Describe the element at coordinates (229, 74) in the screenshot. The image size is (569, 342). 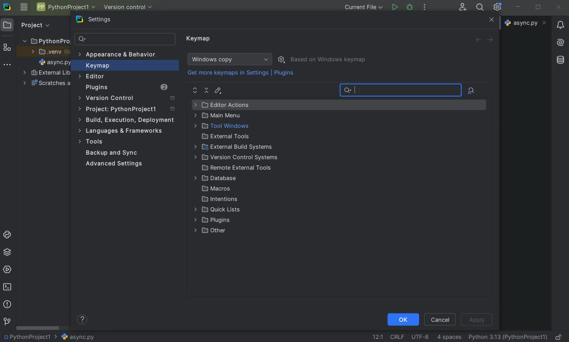
I see `get more keymaps in settings` at that location.